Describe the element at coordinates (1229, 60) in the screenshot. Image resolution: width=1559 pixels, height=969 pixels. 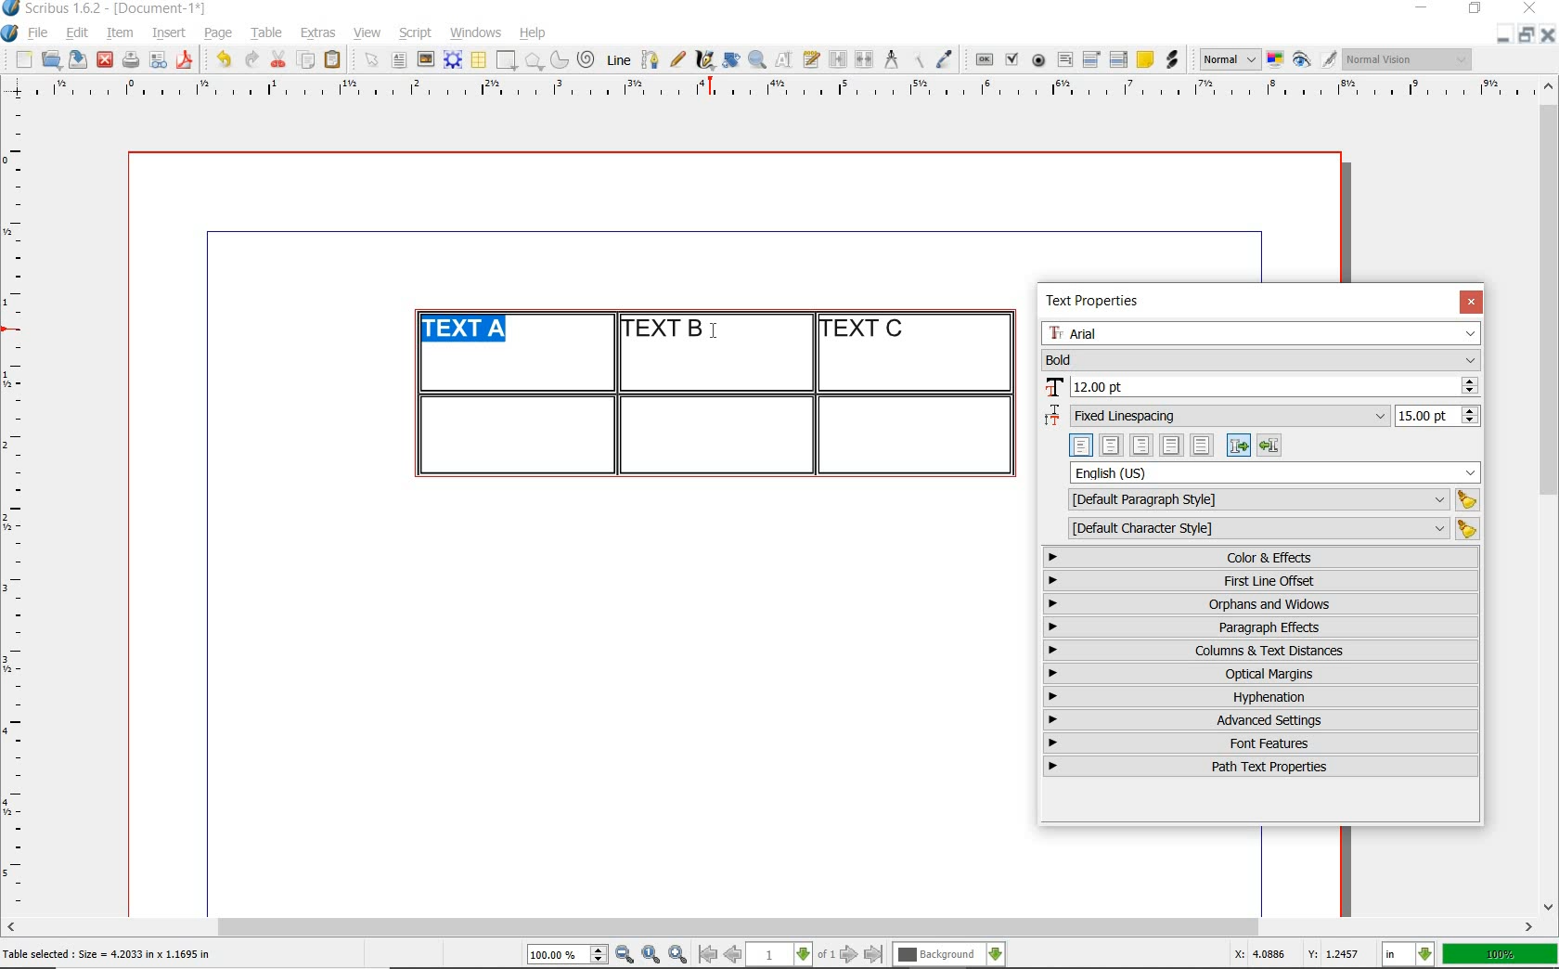
I see `select image preview mode` at that location.